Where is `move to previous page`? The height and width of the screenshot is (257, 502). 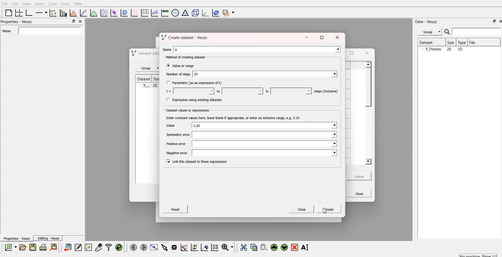
move to previous page is located at coordinates (133, 247).